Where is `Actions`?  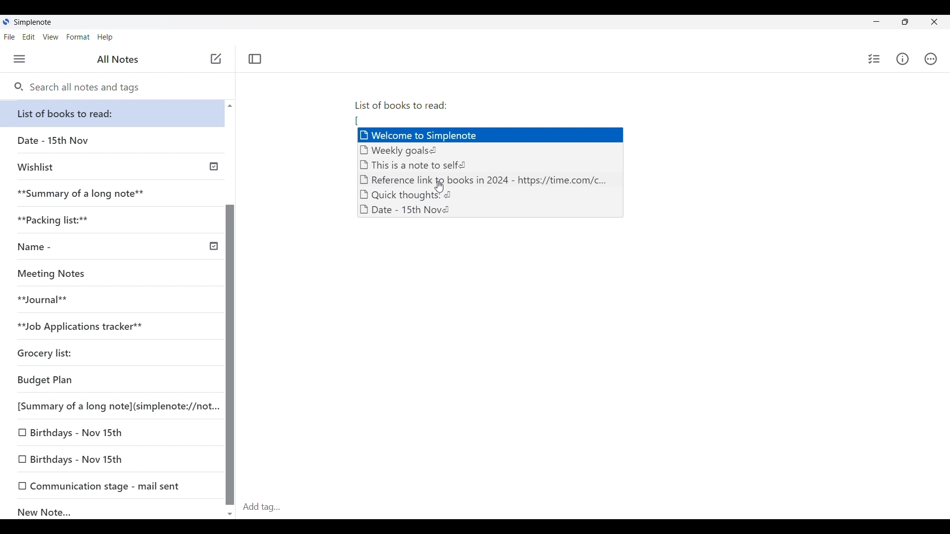
Actions is located at coordinates (931, 59).